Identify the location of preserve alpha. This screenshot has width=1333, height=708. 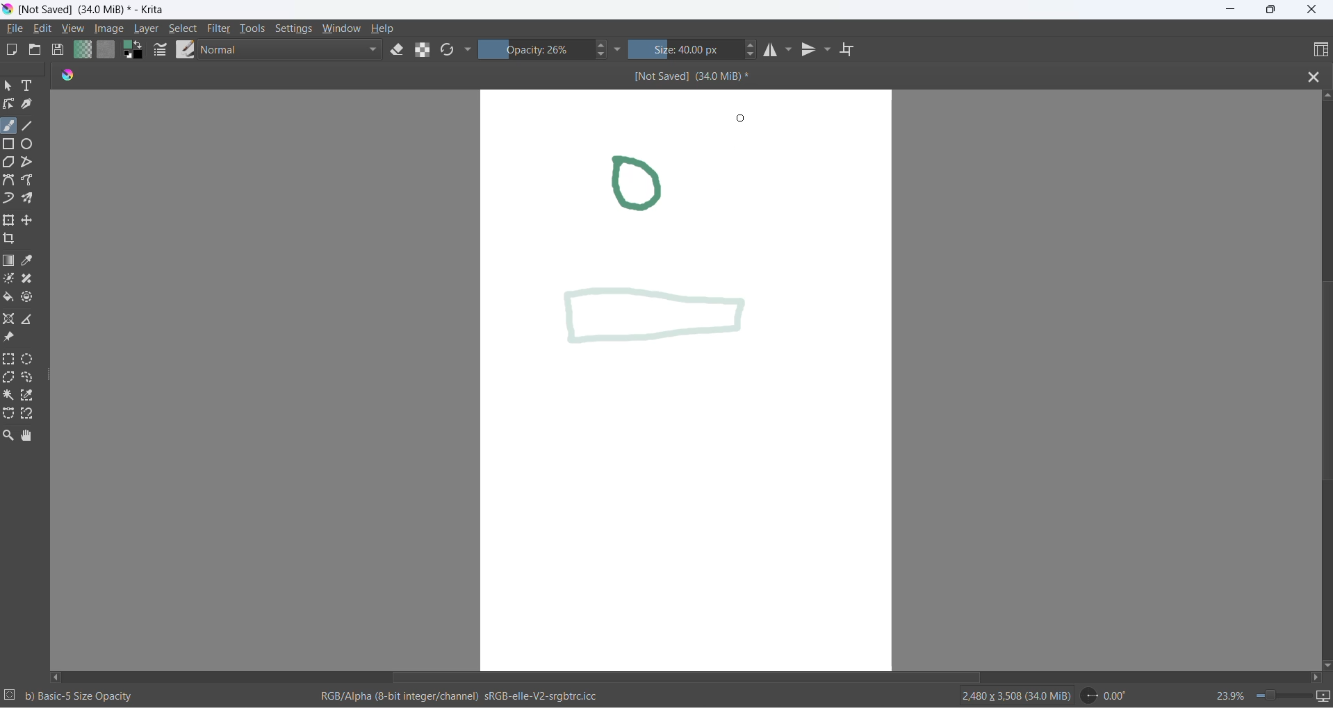
(422, 49).